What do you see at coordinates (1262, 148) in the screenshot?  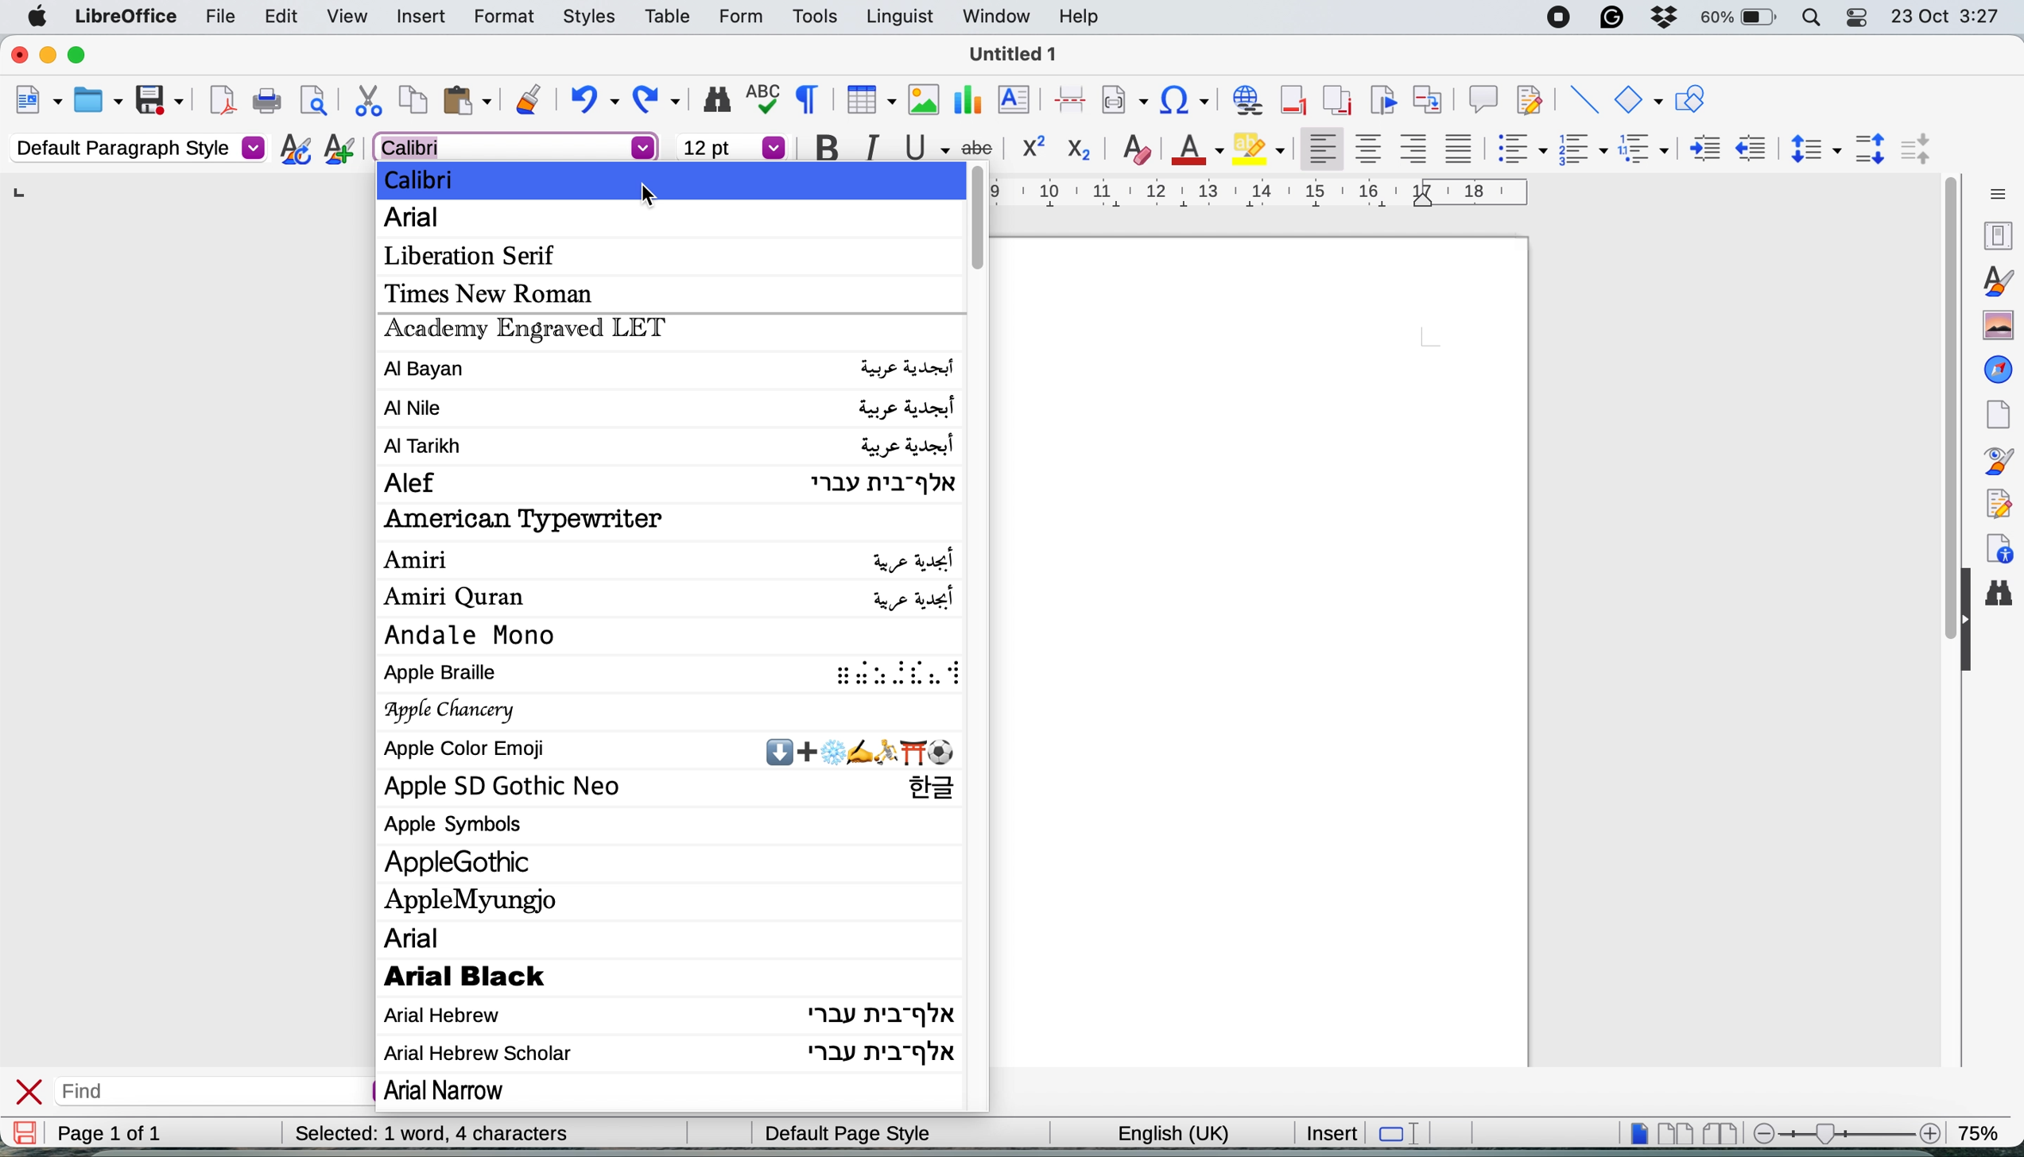 I see `fill color` at bounding box center [1262, 148].